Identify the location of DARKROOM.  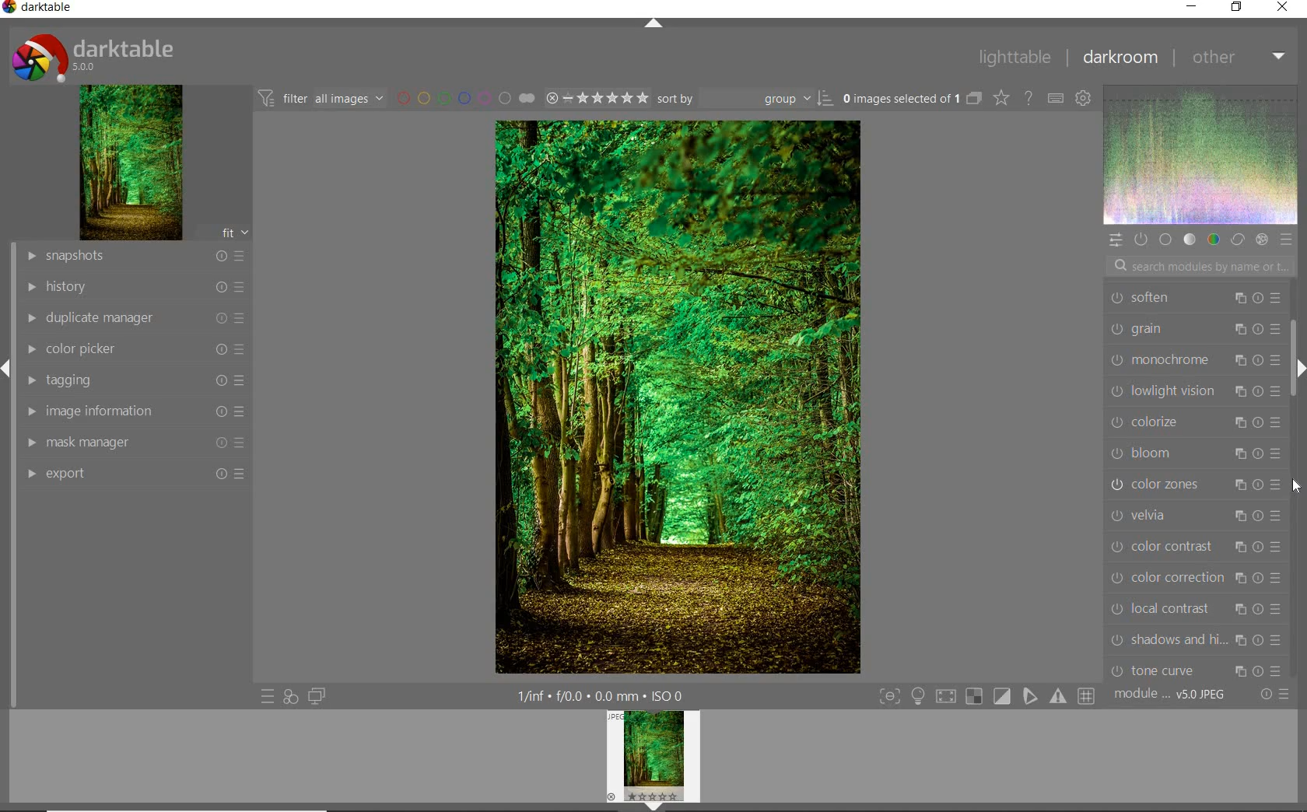
(1121, 59).